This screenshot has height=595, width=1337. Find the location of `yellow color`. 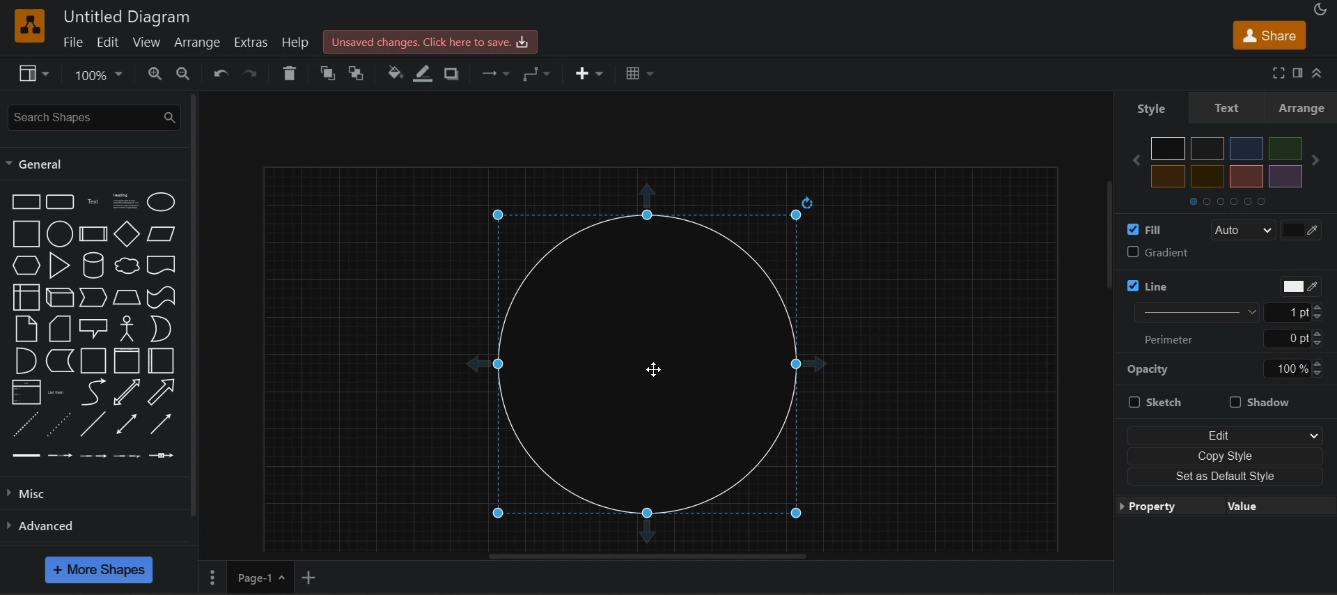

yellow color is located at coordinates (1168, 176).